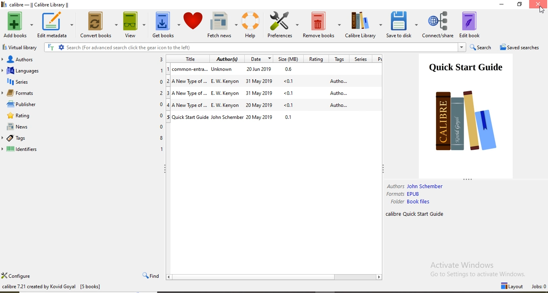 Image resolution: width=548 pixels, height=293 pixels. What do you see at coordinates (168, 69) in the screenshot?
I see `1` at bounding box center [168, 69].